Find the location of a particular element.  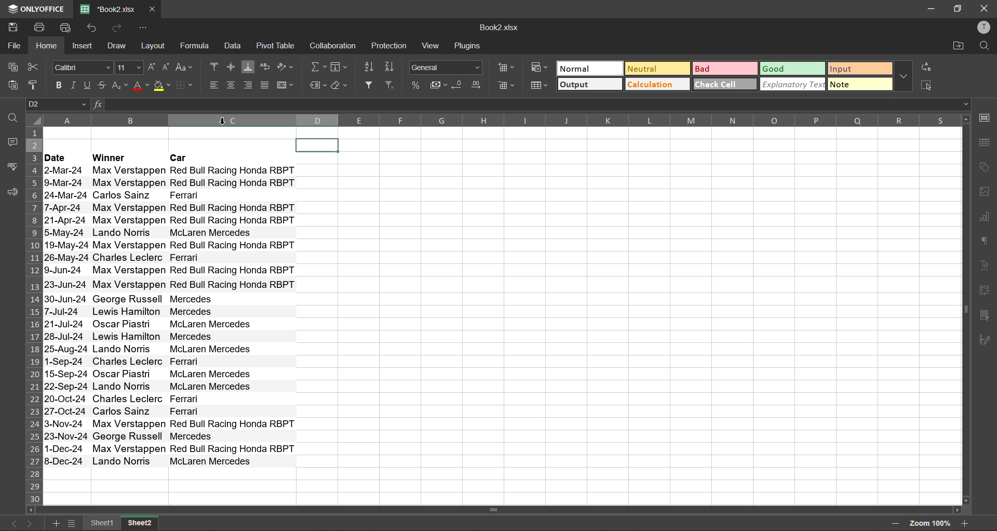

shapes is located at coordinates (984, 167).